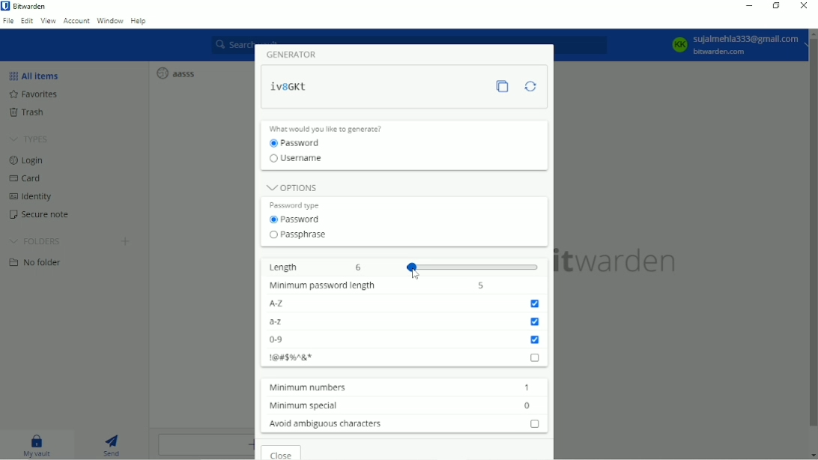  Describe the element at coordinates (750, 5) in the screenshot. I see `Minimize` at that location.